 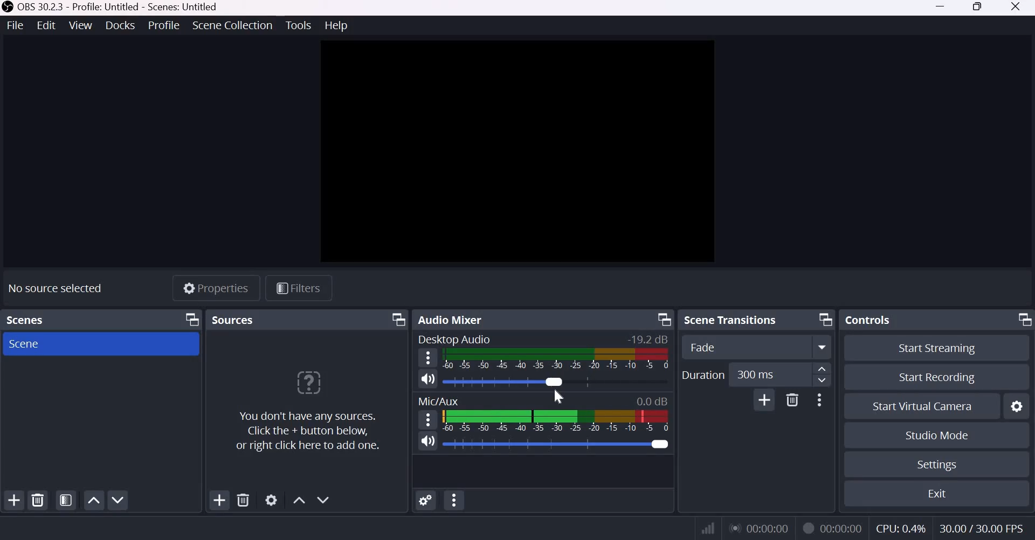 I want to click on Speaker icon, so click(x=428, y=380).